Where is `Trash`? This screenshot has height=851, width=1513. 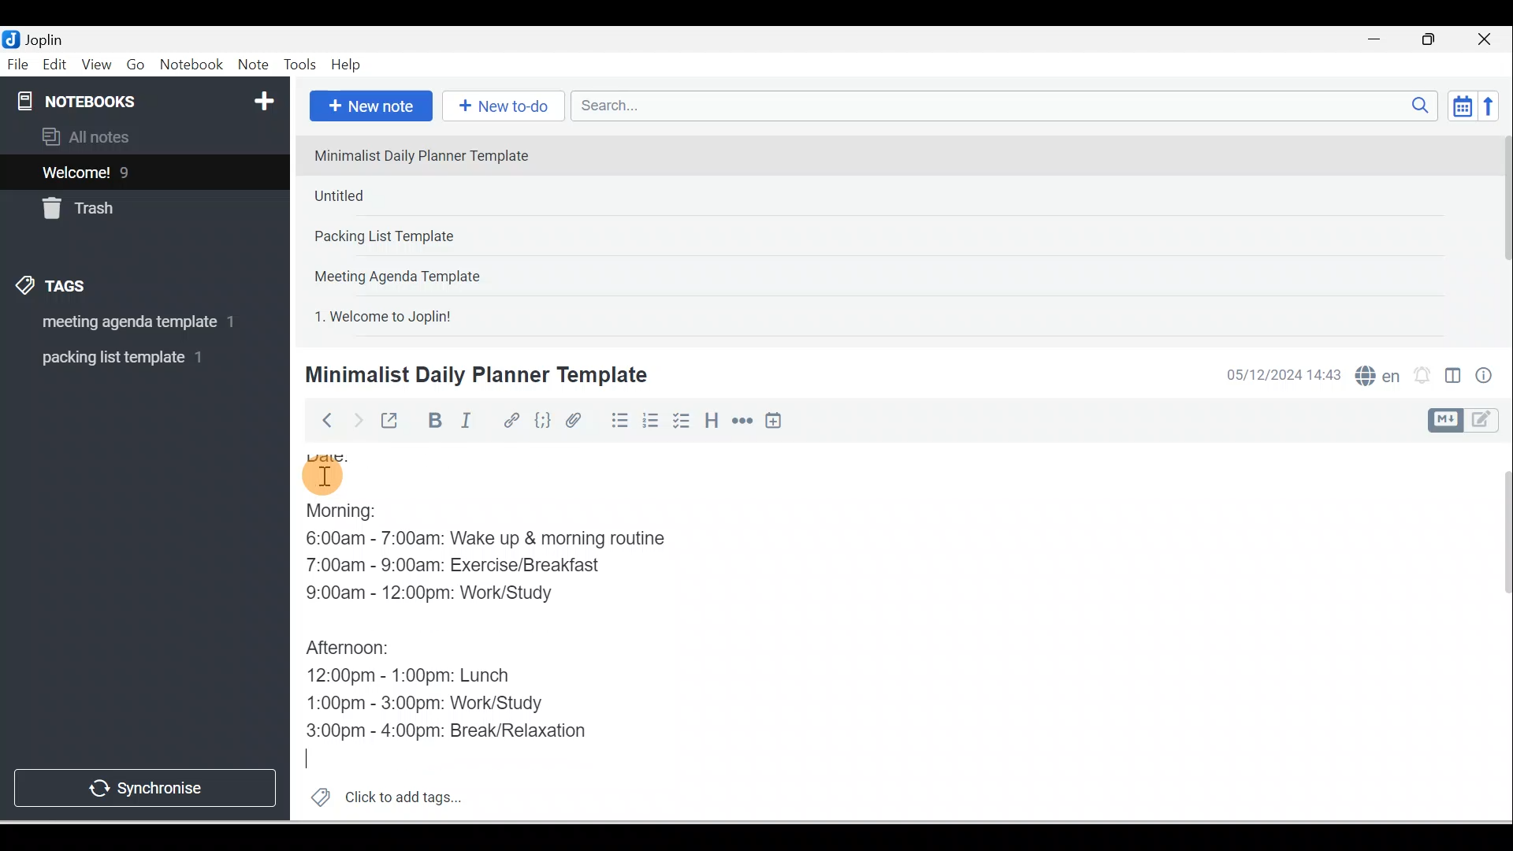
Trash is located at coordinates (116, 204).